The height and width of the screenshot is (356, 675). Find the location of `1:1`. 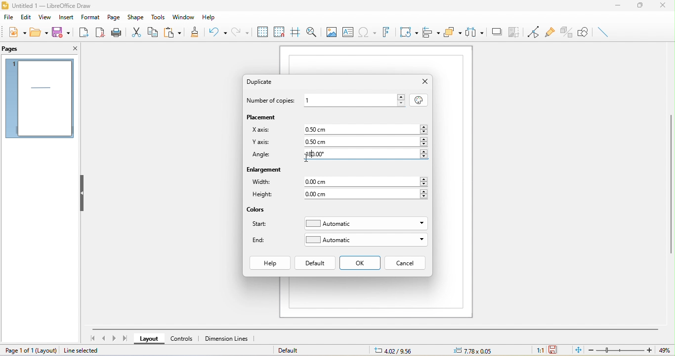

1:1 is located at coordinates (537, 351).